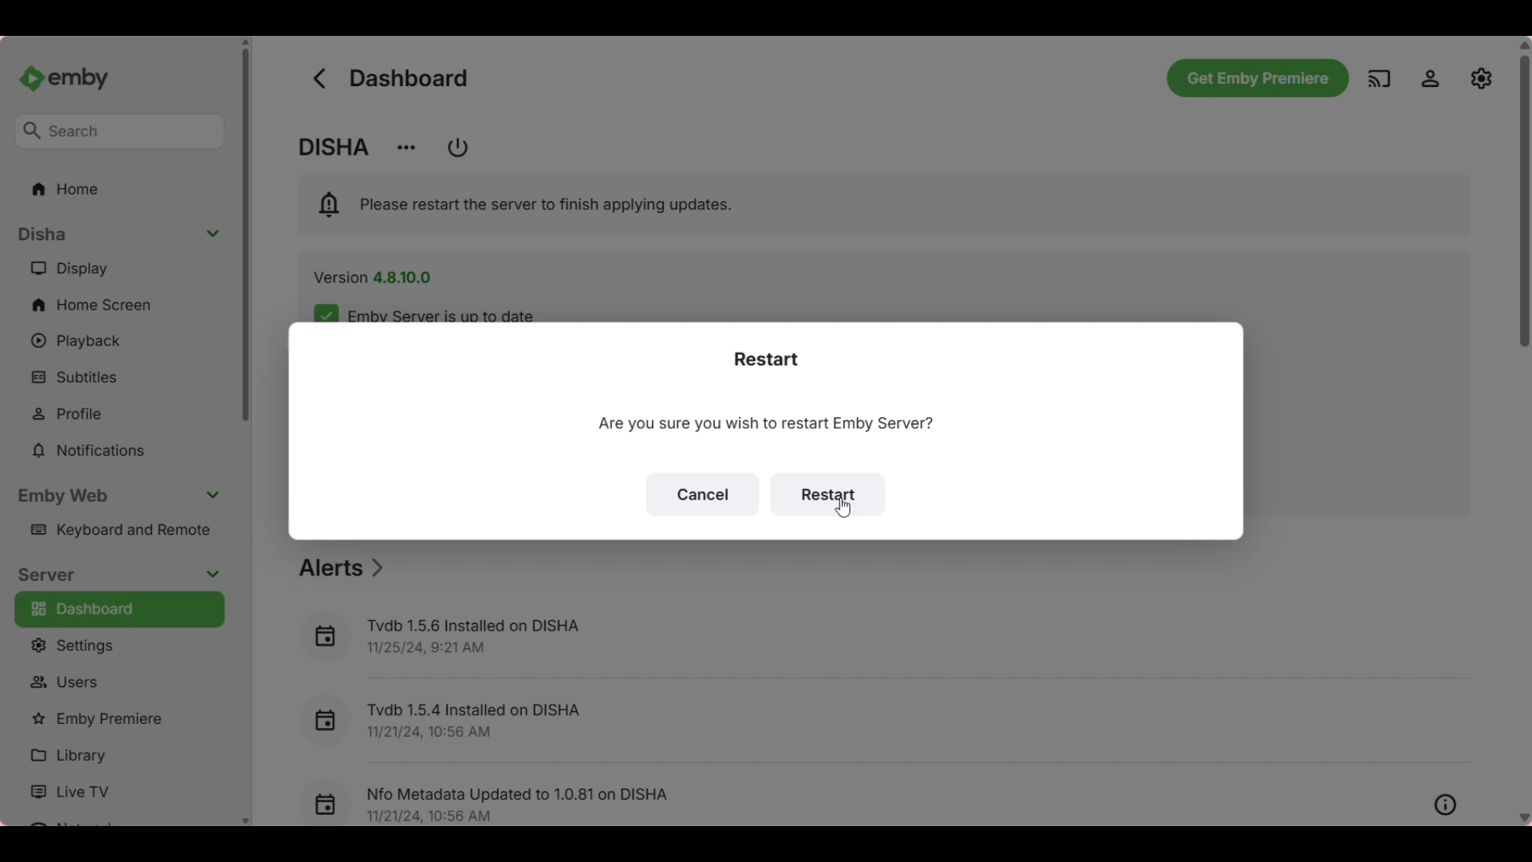 This screenshot has height=862, width=1532. What do you see at coordinates (827, 494) in the screenshot?
I see `Restart` at bounding box center [827, 494].